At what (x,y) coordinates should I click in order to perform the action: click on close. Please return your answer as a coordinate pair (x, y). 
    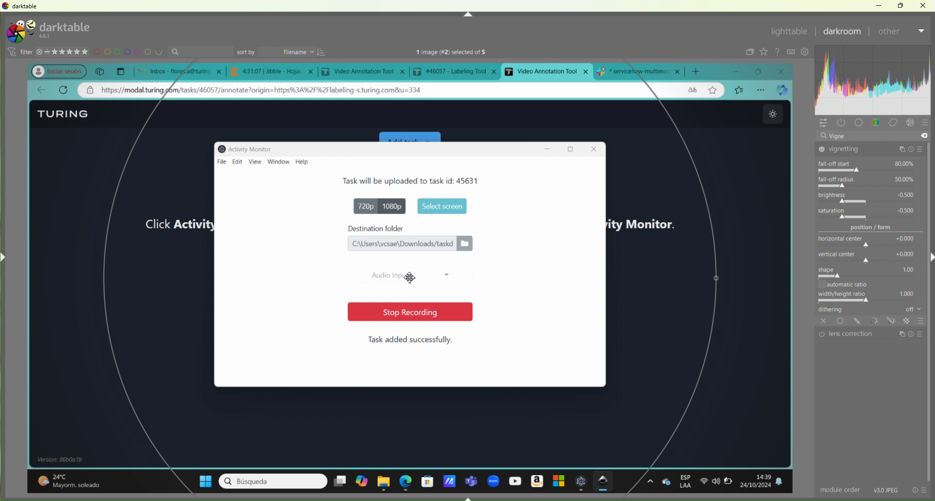
    Looking at the image, I should click on (784, 71).